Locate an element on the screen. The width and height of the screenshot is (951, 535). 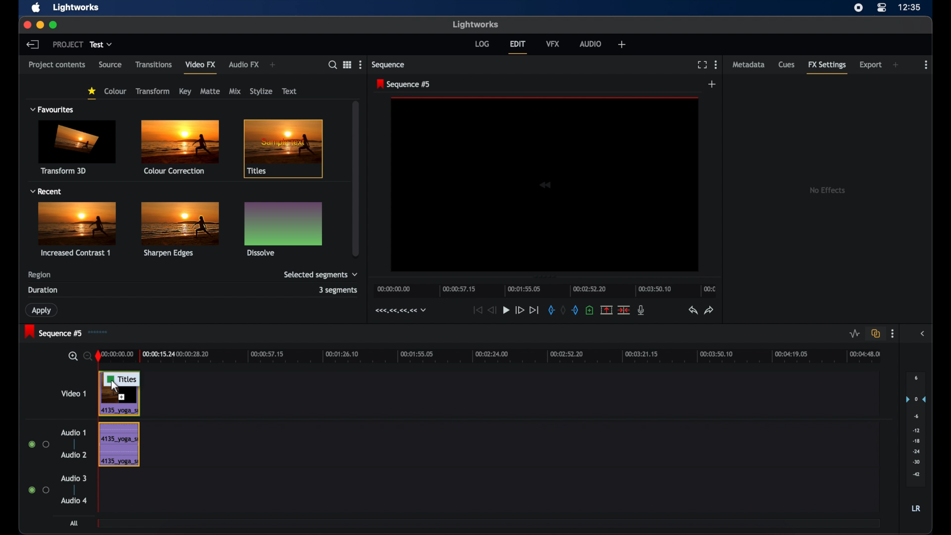
radio buttons is located at coordinates (38, 490).